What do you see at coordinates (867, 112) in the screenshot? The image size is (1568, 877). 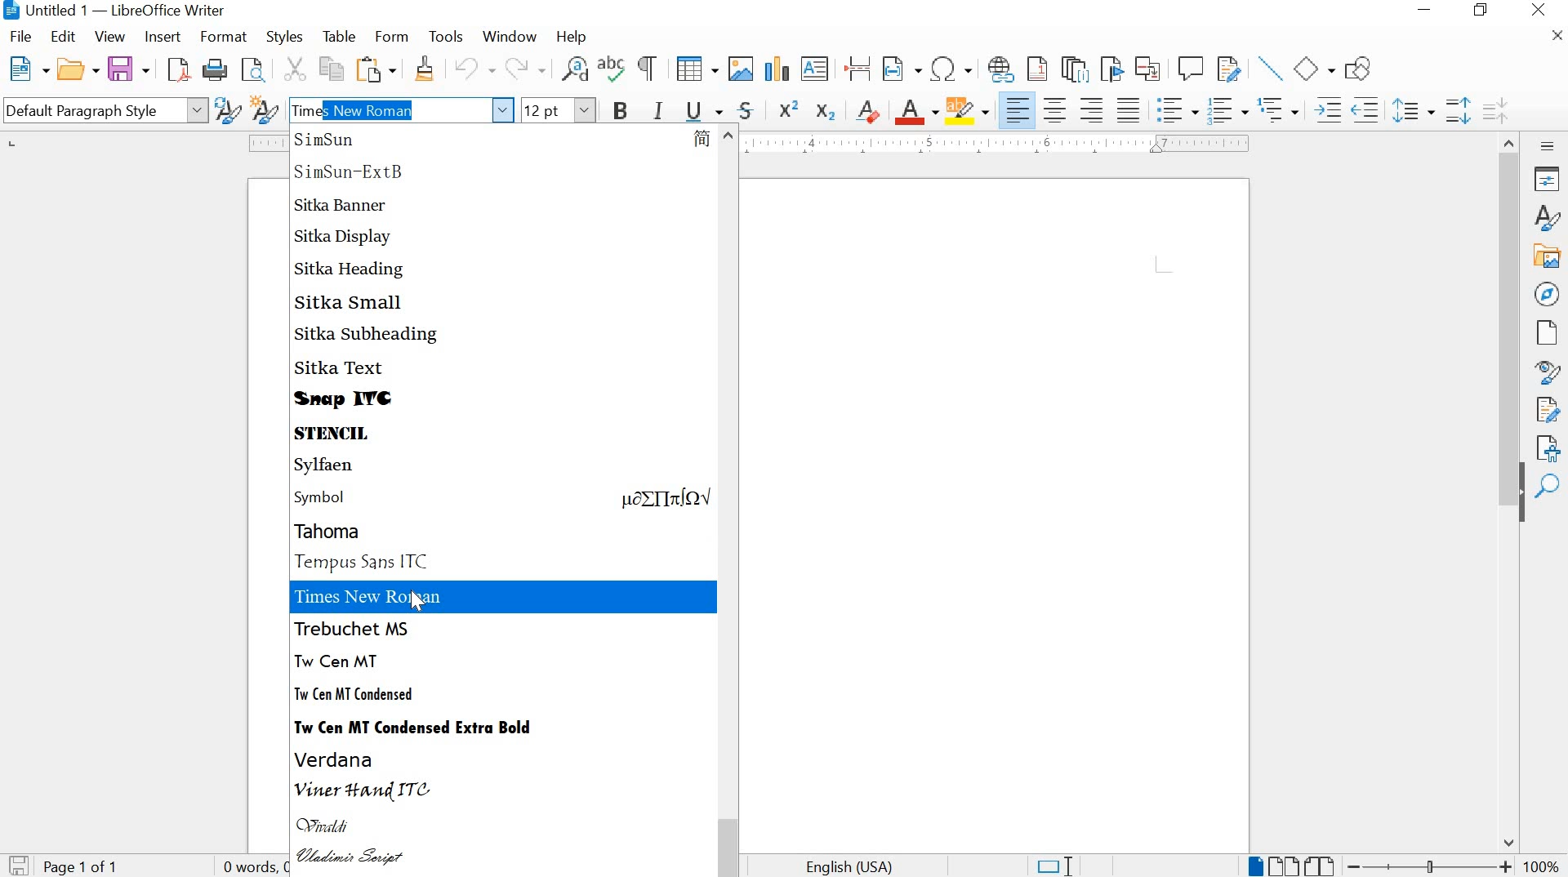 I see `CLEAR DIRECT FORMATTING` at bounding box center [867, 112].